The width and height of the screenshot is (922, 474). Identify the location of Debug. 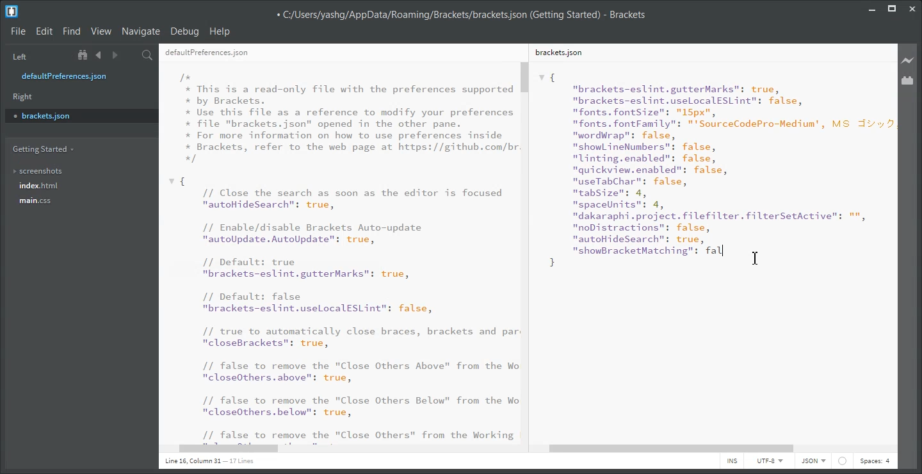
(185, 32).